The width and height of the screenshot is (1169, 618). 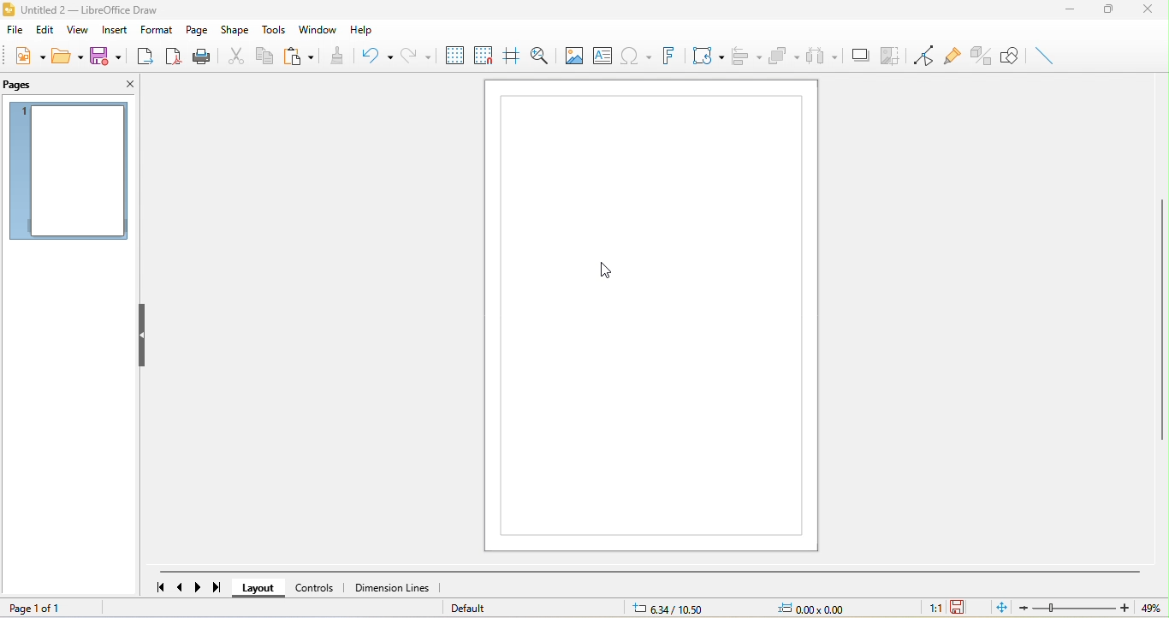 I want to click on 1:1, so click(x=929, y=608).